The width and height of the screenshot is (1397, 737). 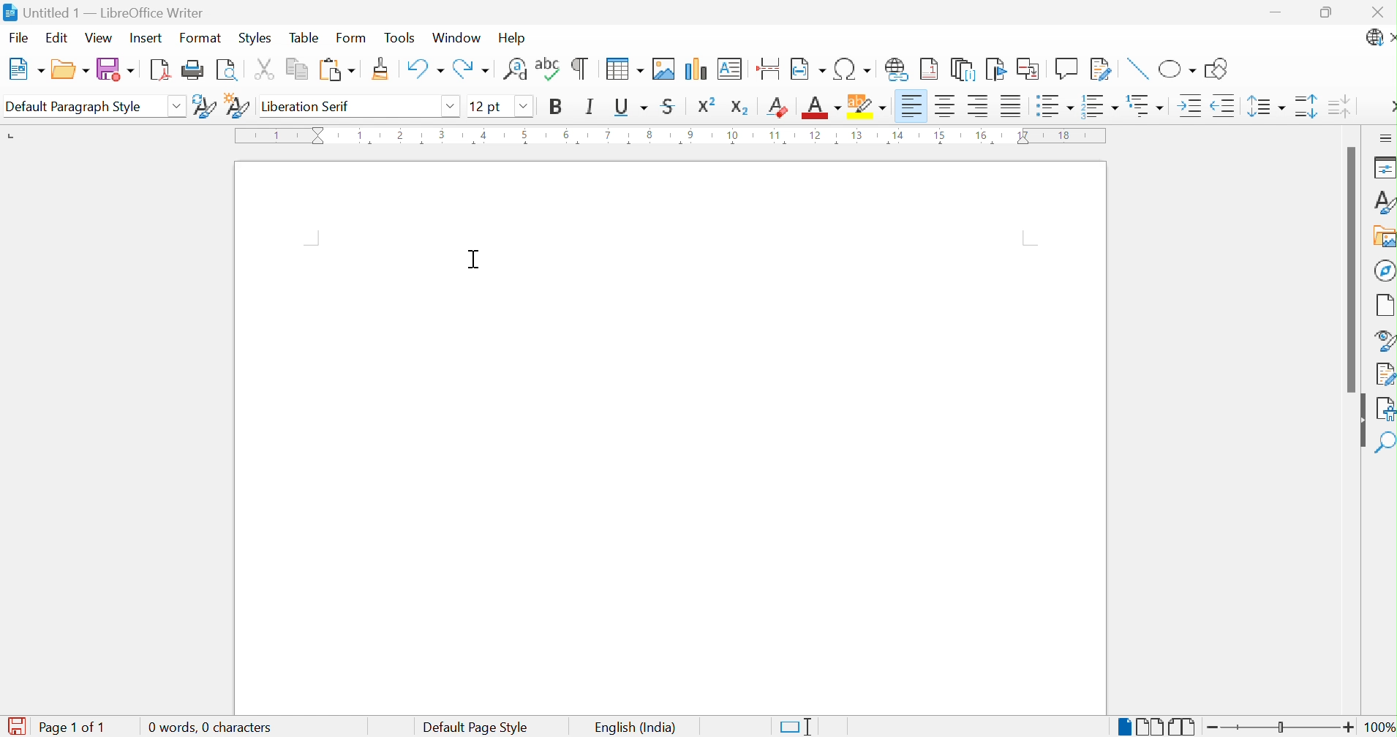 What do you see at coordinates (202, 39) in the screenshot?
I see `Format` at bounding box center [202, 39].